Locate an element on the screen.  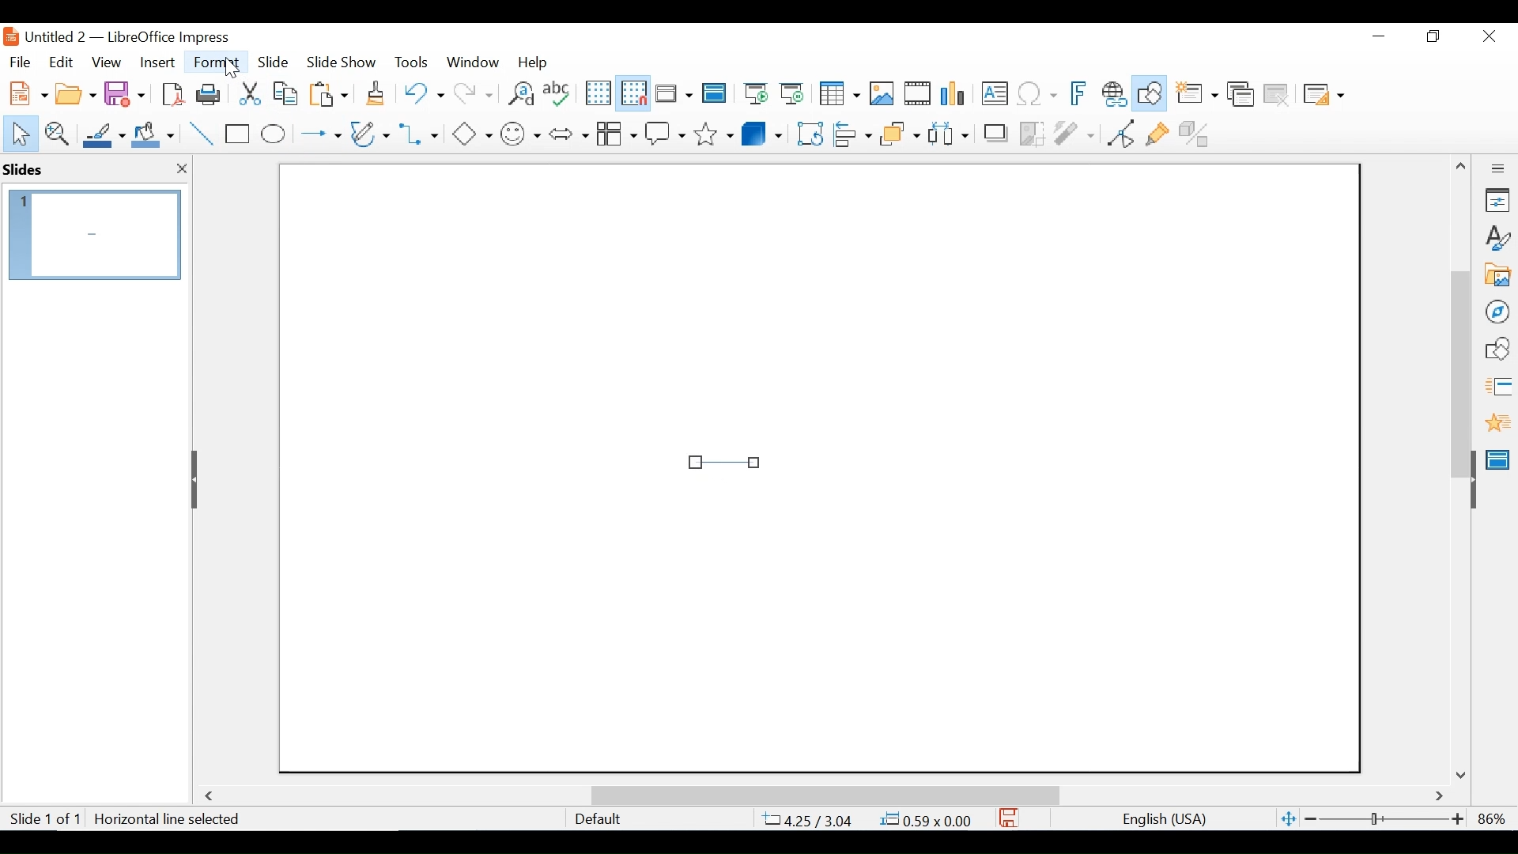
Print is located at coordinates (210, 93).